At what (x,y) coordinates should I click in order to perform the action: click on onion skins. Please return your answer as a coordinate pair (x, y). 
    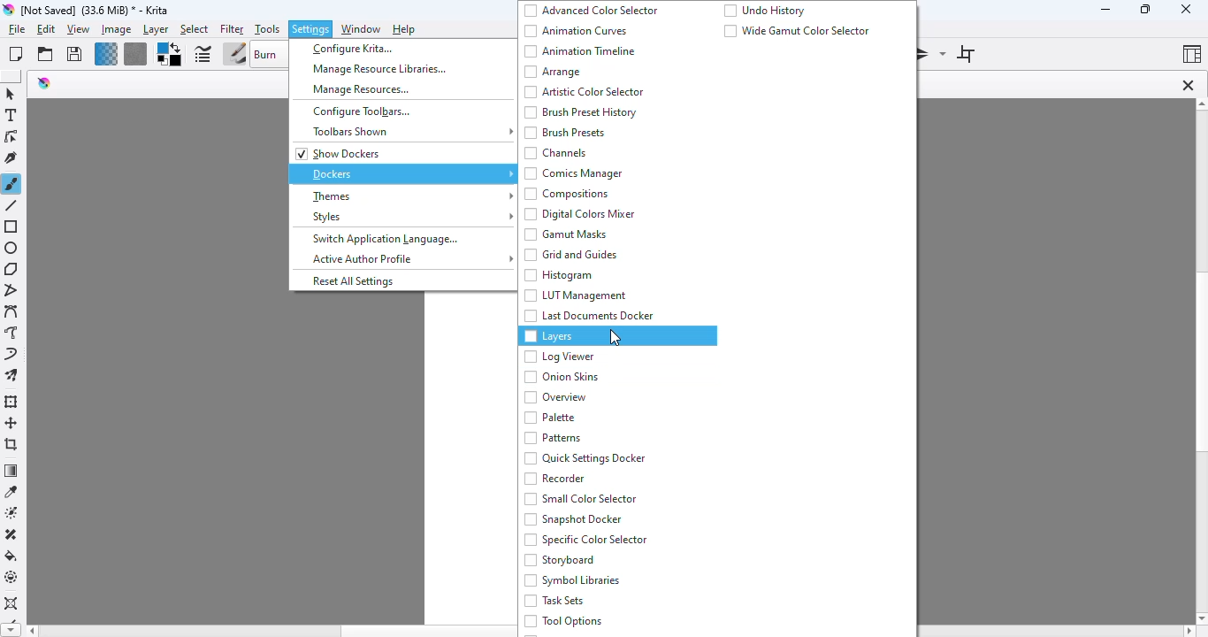
    Looking at the image, I should click on (562, 377).